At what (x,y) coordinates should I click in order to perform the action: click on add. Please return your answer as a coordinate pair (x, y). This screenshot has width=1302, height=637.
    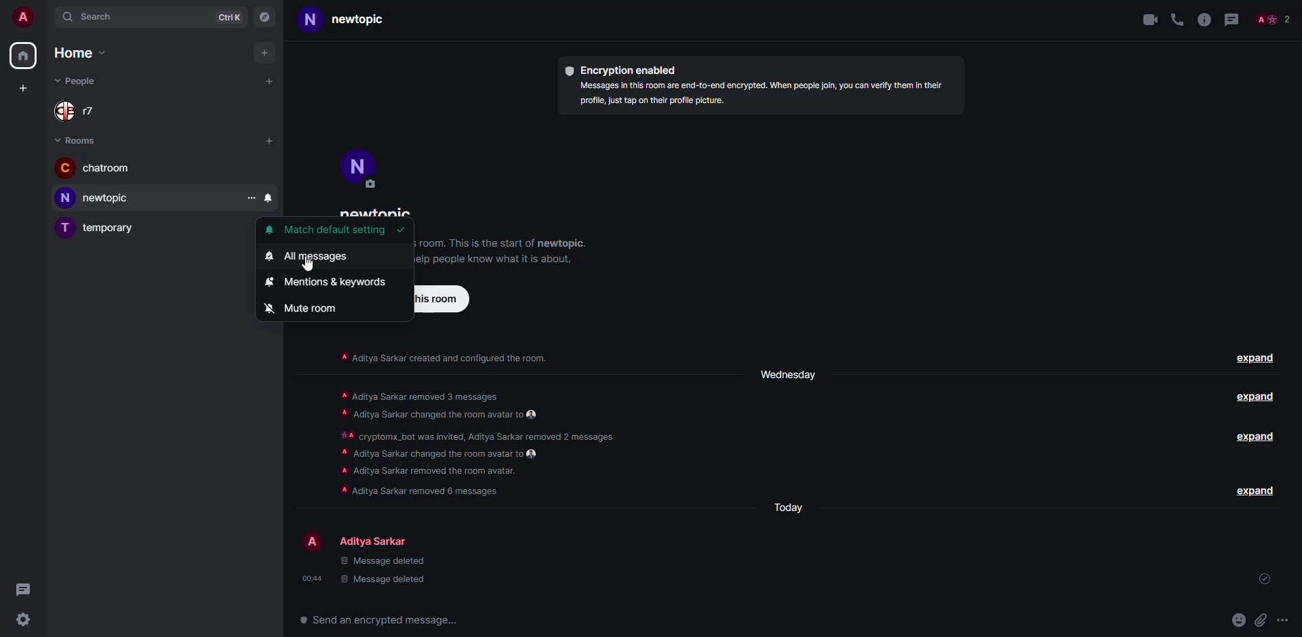
    Looking at the image, I should click on (22, 87).